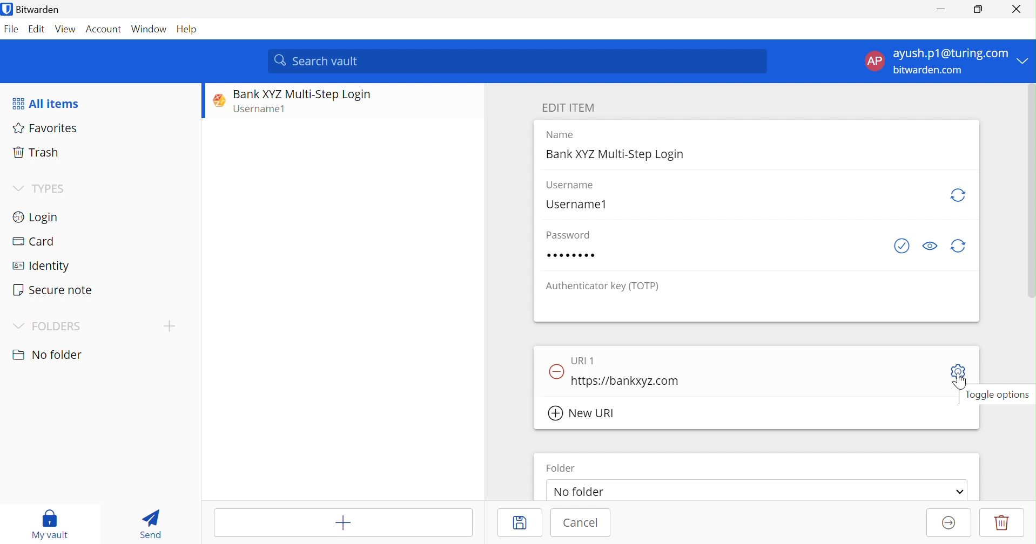  Describe the element at coordinates (52, 188) in the screenshot. I see `TYPES` at that location.